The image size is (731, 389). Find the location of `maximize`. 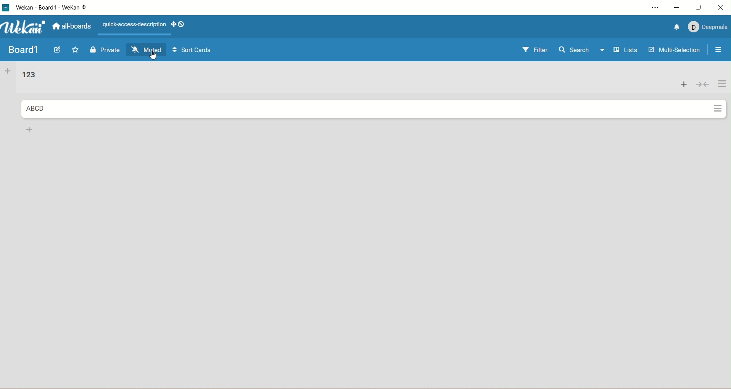

maximize is located at coordinates (701, 7).